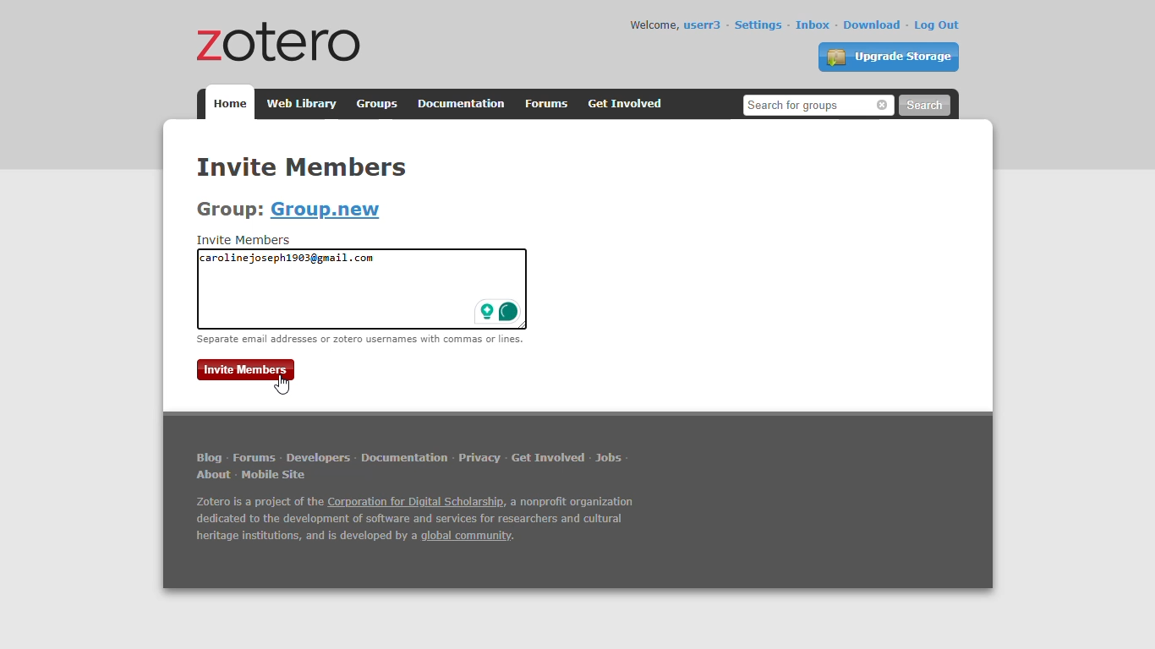 Image resolution: width=1155 pixels, height=649 pixels. I want to click on userr3, so click(702, 25).